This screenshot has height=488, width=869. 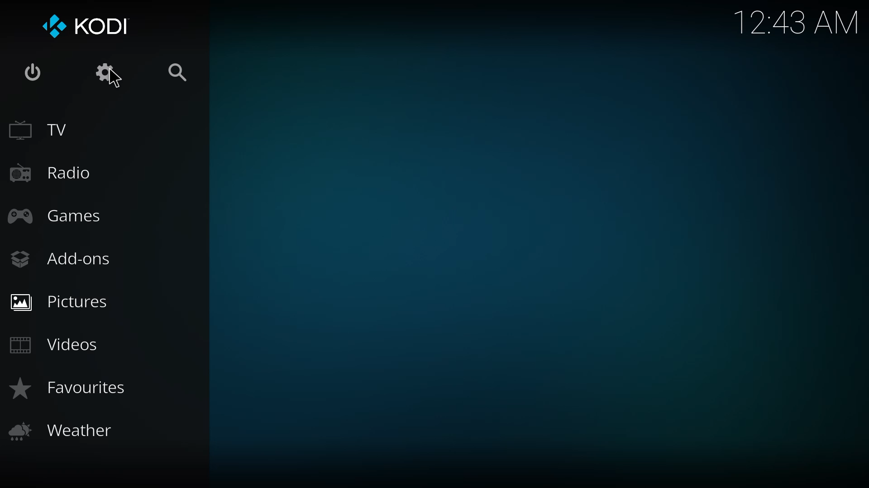 I want to click on search, so click(x=177, y=71).